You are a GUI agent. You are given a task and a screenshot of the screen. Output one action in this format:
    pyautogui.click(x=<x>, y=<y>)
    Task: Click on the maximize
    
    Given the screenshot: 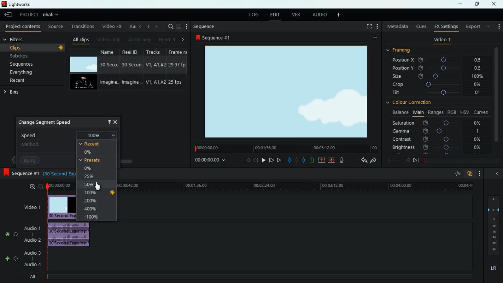 What is the action you would take?
    pyautogui.click(x=475, y=4)
    